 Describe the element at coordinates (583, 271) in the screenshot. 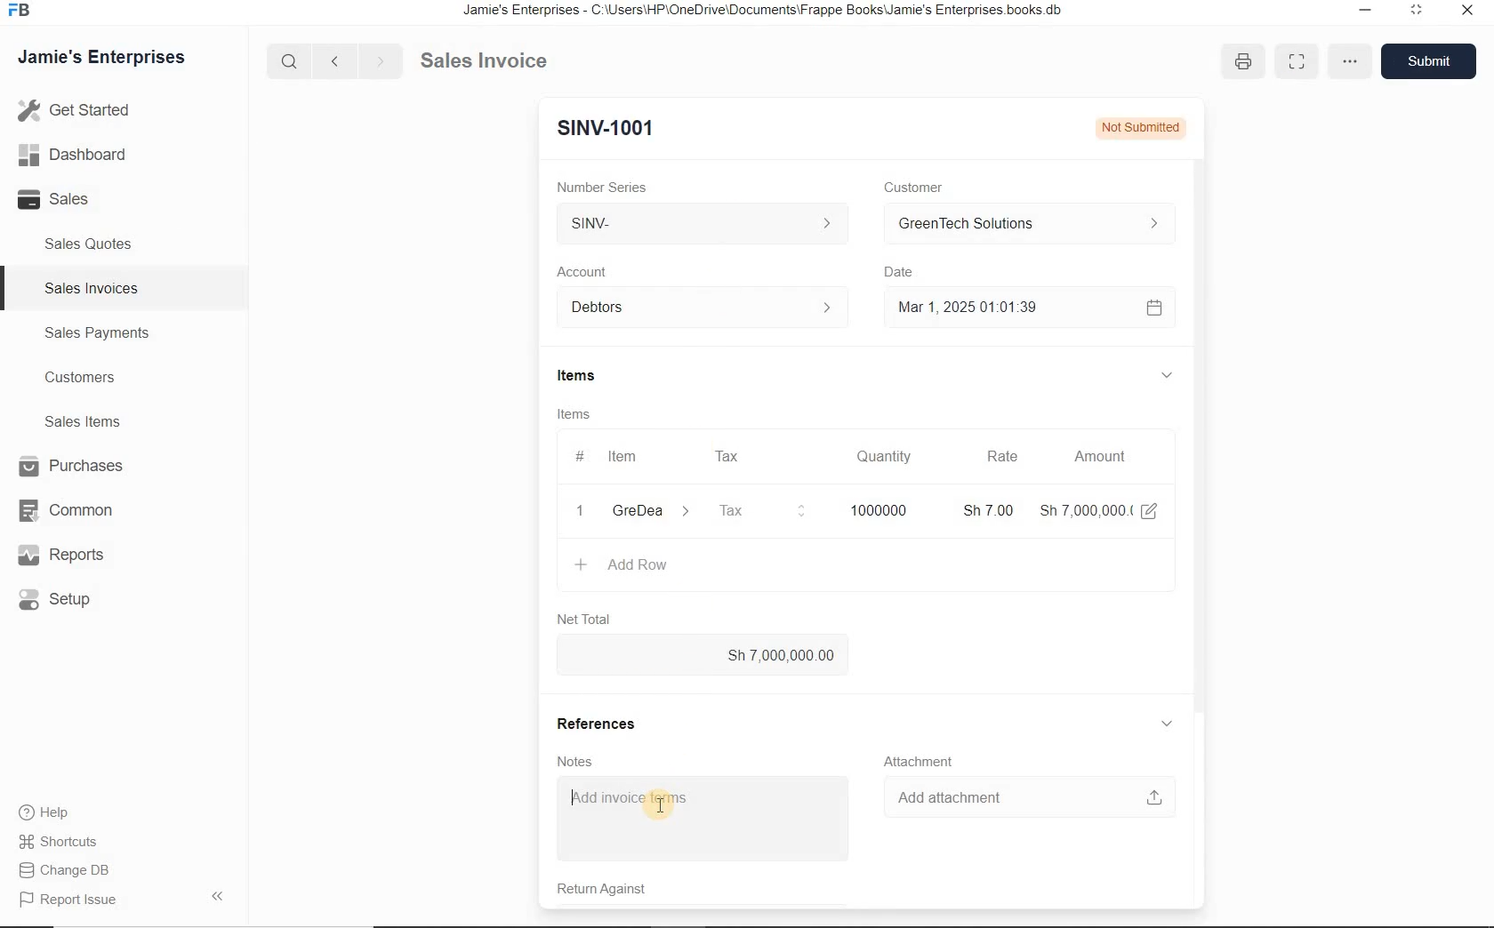

I see `Account` at that location.